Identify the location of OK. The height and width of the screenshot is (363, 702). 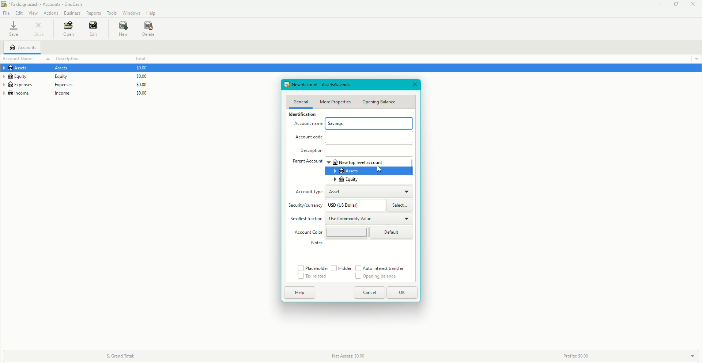
(403, 293).